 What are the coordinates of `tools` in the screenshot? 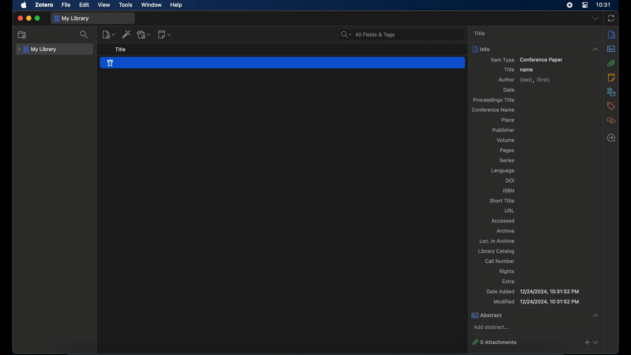 It's located at (126, 5).